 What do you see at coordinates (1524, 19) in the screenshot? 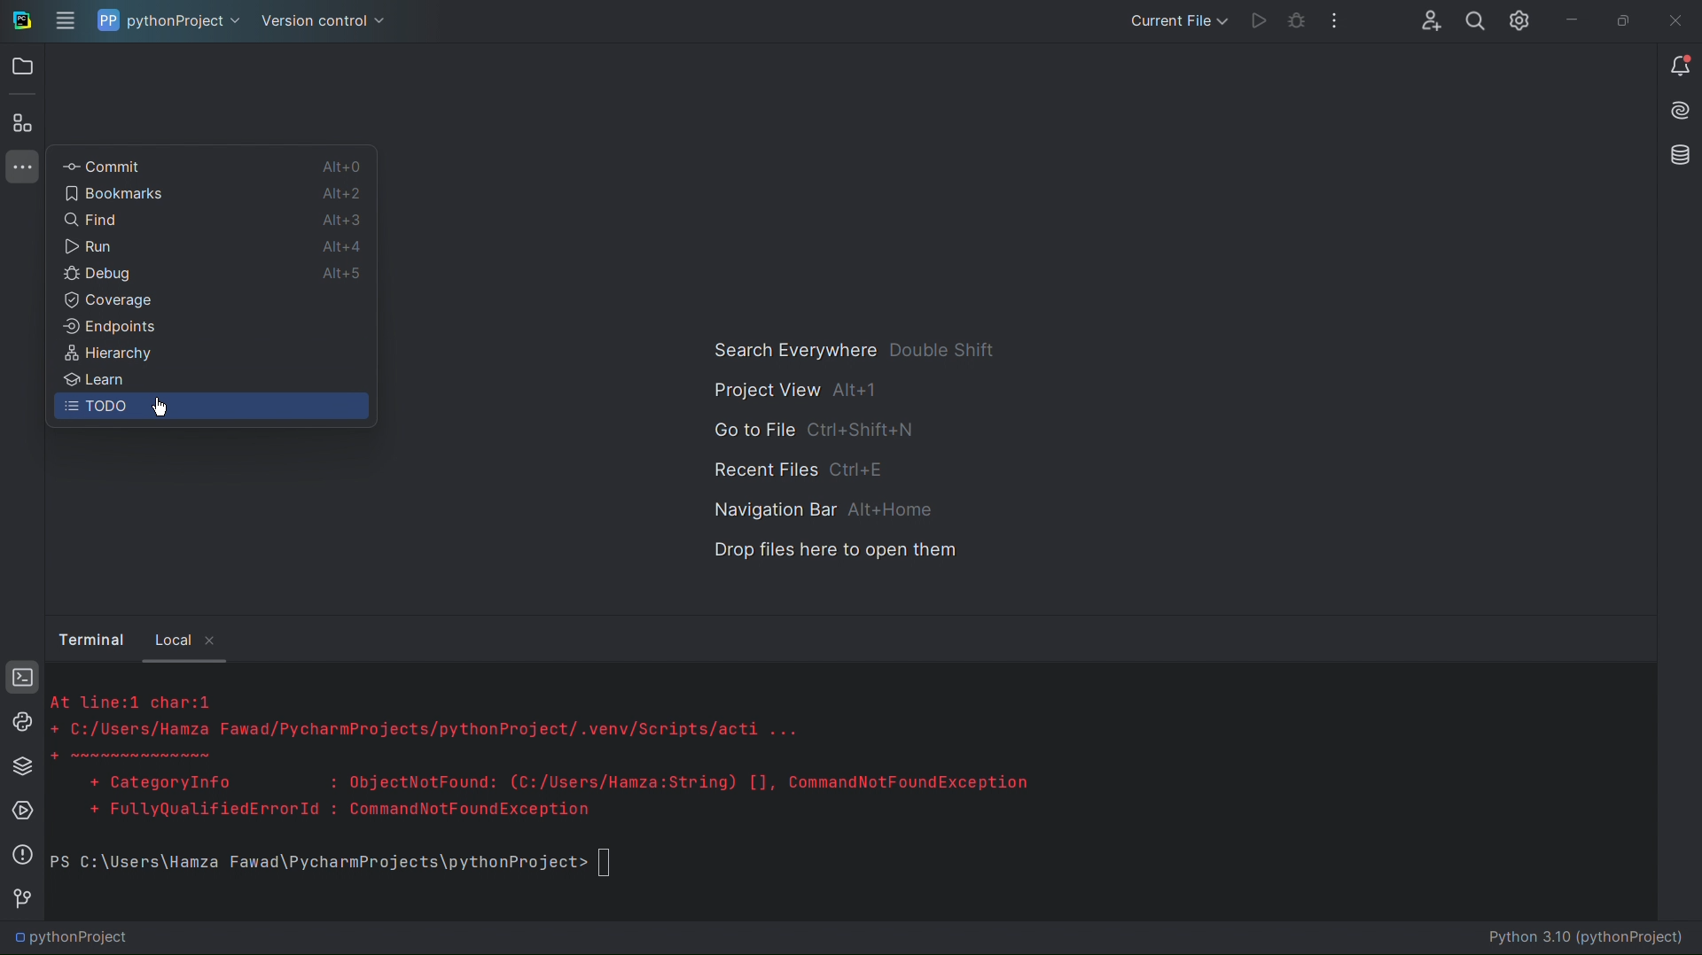
I see `Settings` at bounding box center [1524, 19].